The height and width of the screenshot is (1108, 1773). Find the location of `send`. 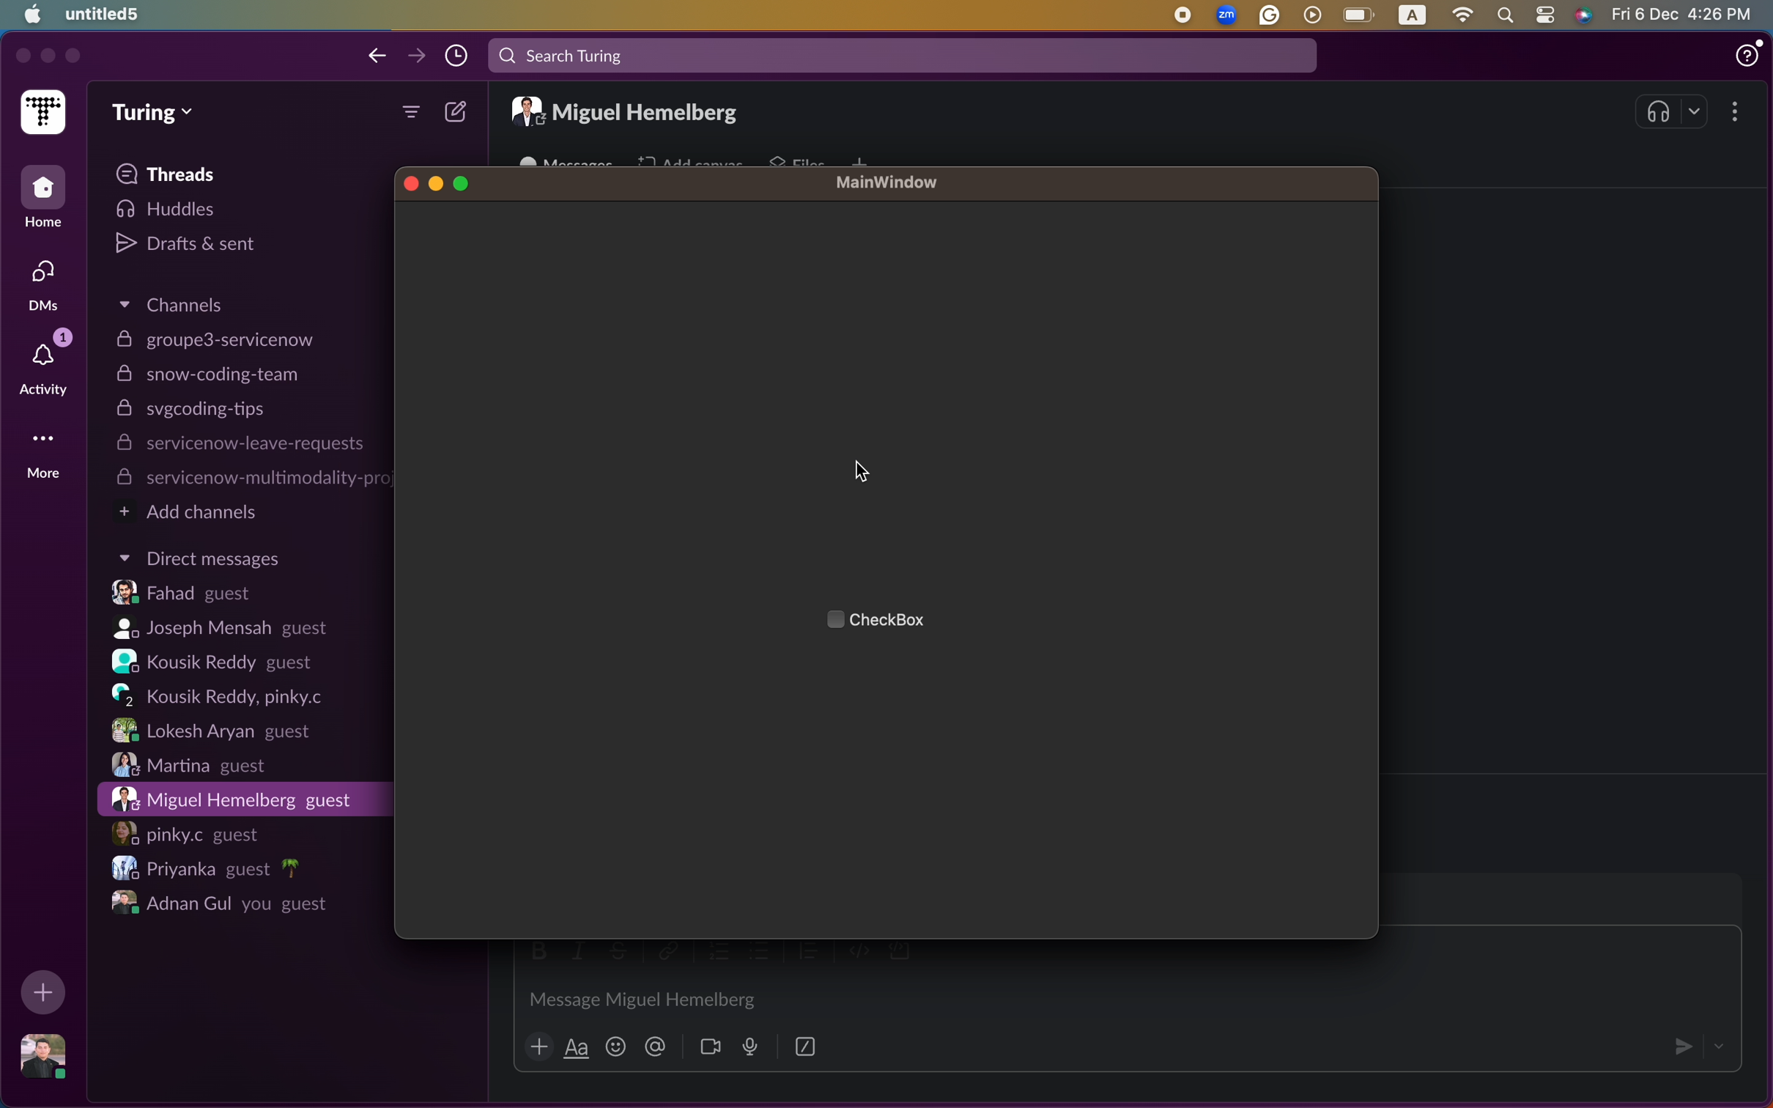

send is located at coordinates (1677, 1044).